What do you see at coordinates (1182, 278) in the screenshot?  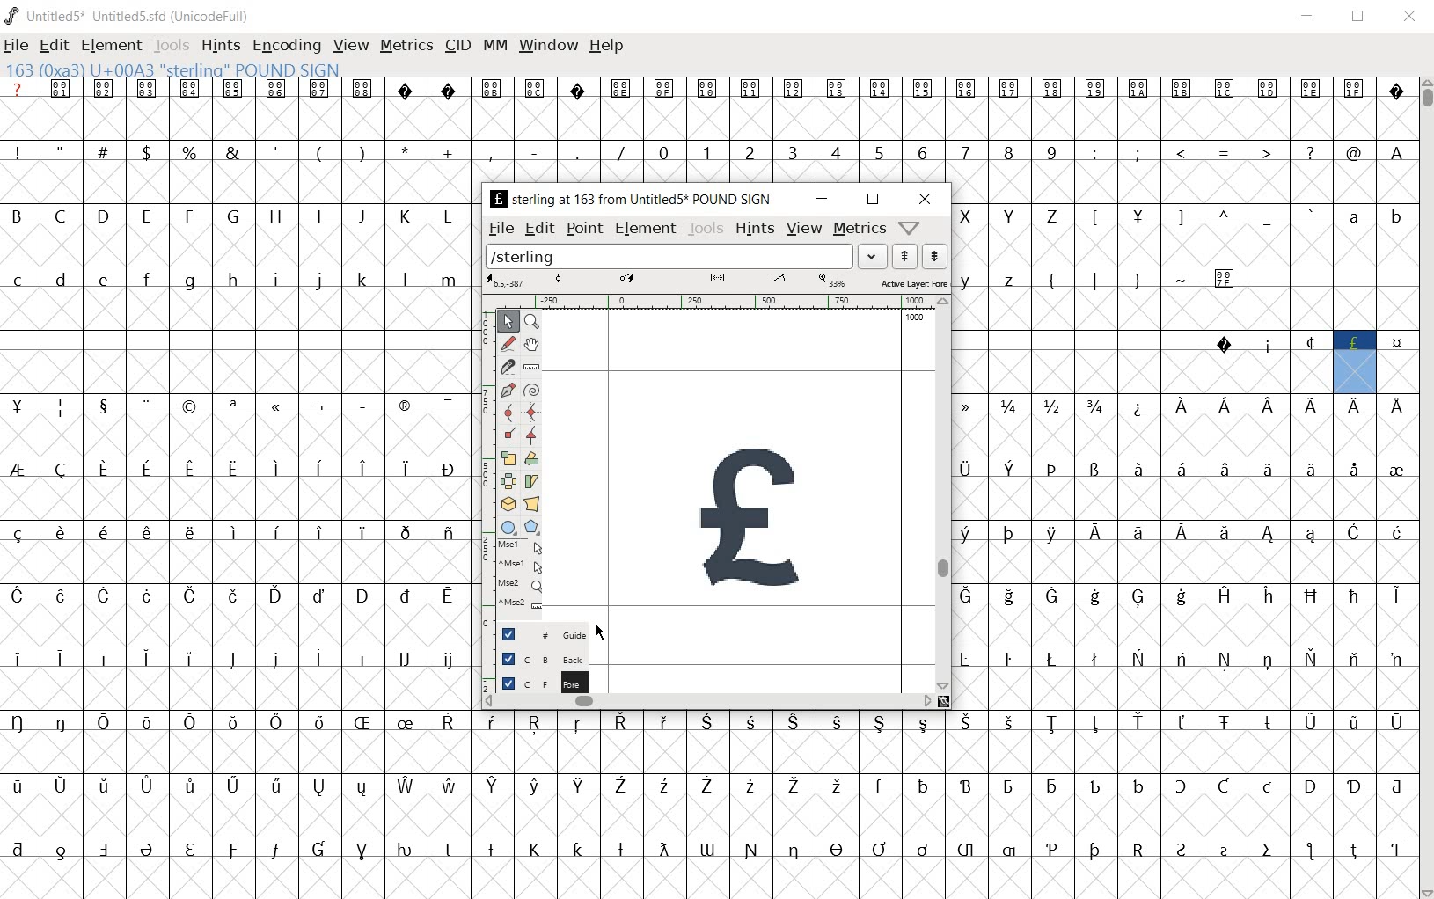 I see `~` at bounding box center [1182, 278].